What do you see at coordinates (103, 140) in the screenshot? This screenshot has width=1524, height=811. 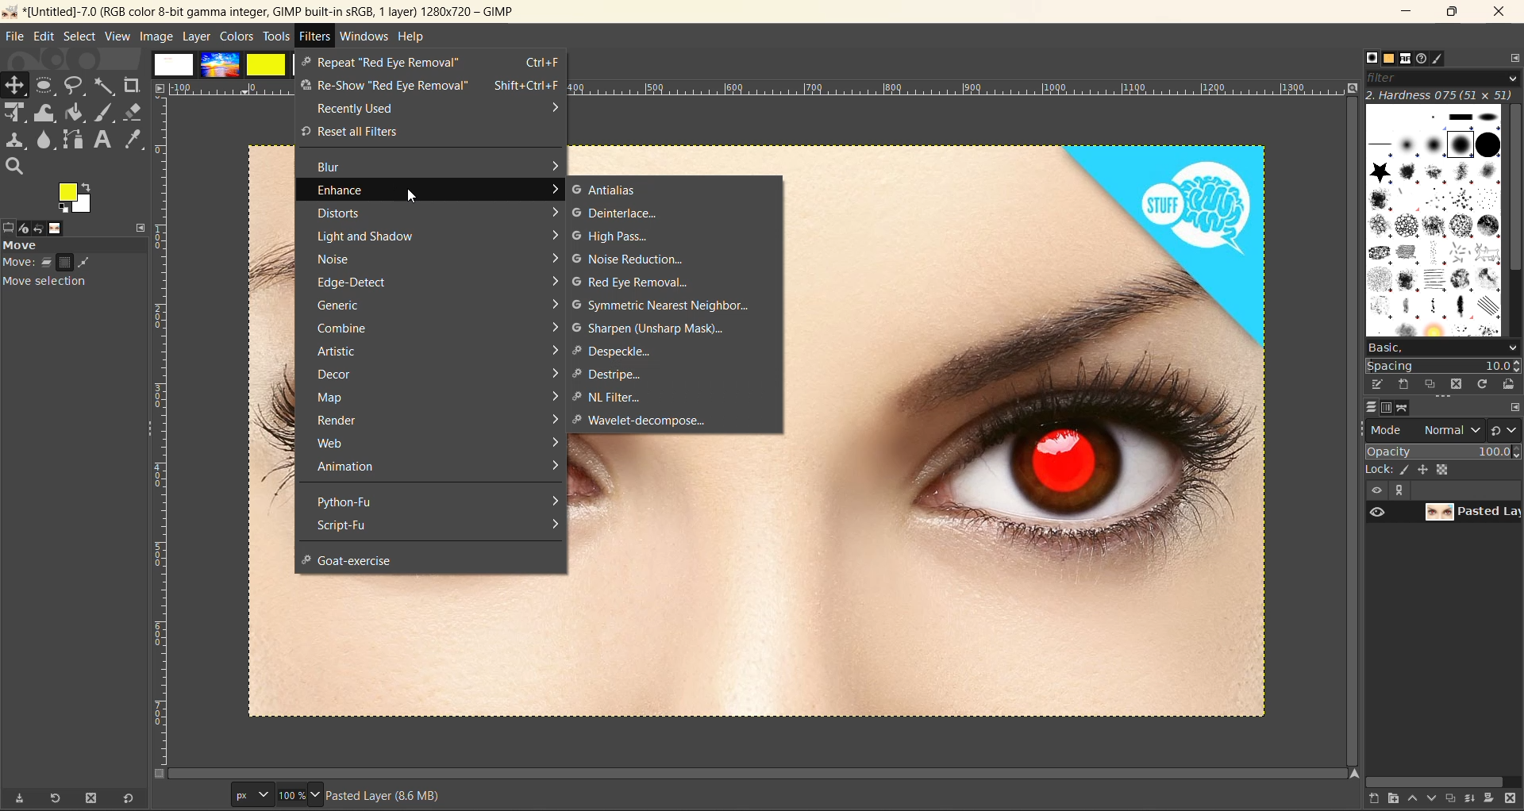 I see `text tool` at bounding box center [103, 140].